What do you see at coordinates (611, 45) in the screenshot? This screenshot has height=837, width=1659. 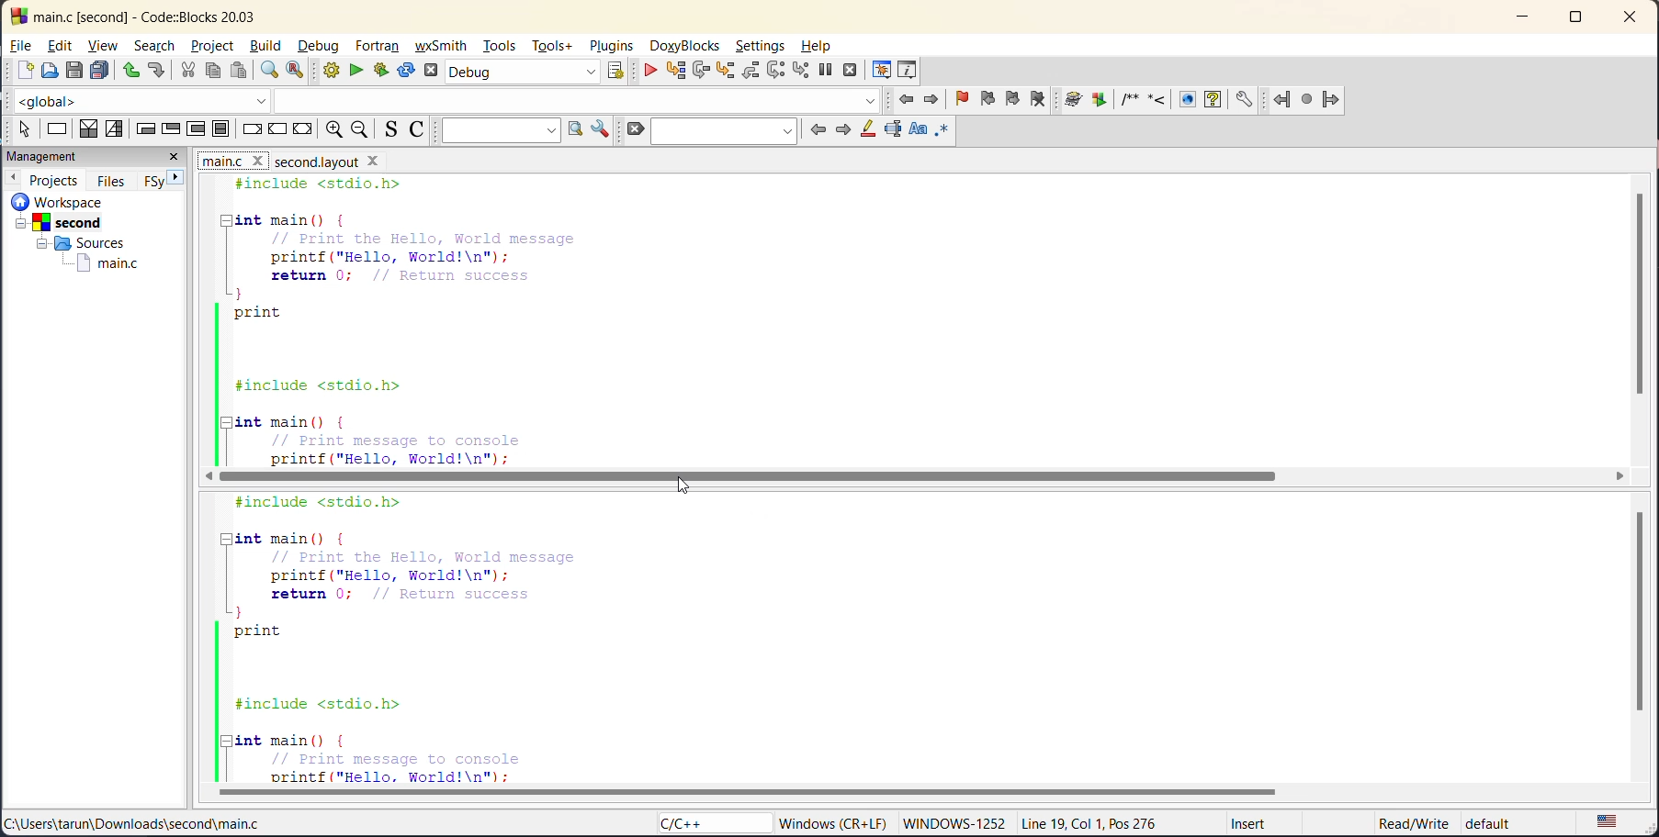 I see `plugins` at bounding box center [611, 45].